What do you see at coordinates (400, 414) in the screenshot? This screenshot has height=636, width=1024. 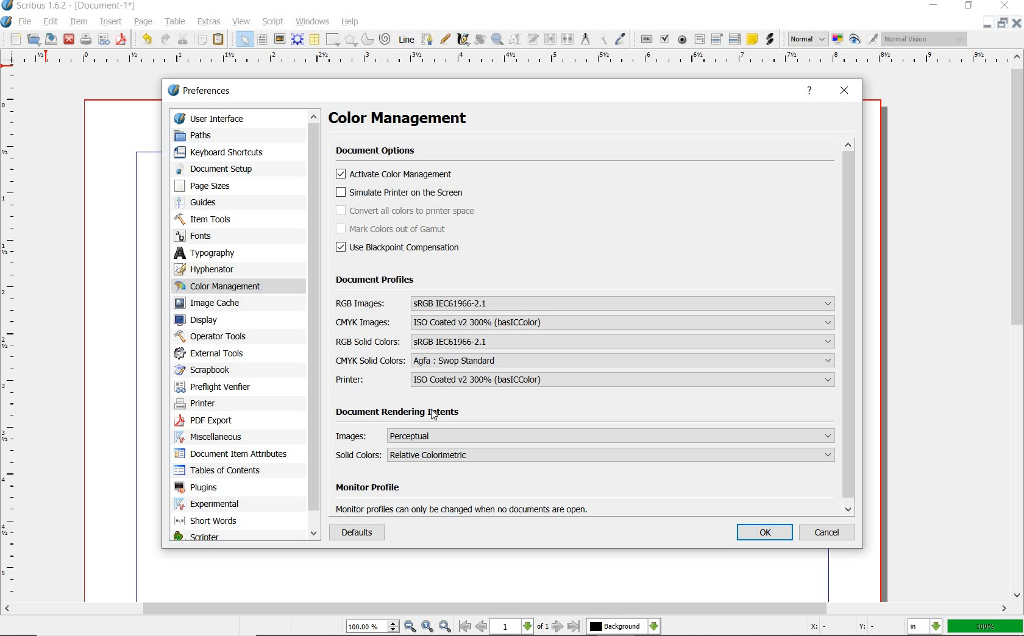 I see `Document Rendering Intents` at bounding box center [400, 414].